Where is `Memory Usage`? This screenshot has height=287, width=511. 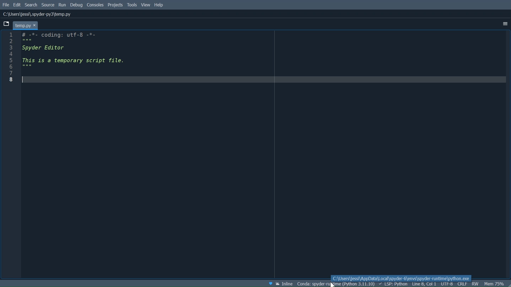 Memory Usage is located at coordinates (494, 284).